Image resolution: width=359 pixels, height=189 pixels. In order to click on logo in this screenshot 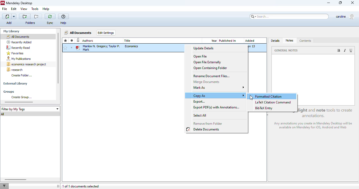, I will do `click(3, 3)`.